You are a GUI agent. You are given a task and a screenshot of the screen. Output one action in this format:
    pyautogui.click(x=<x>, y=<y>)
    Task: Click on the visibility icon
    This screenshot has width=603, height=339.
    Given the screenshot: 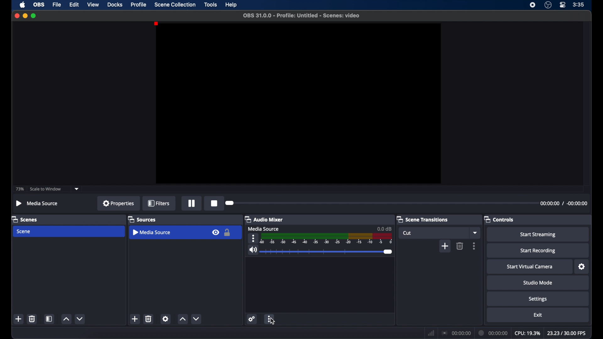 What is the action you would take?
    pyautogui.click(x=215, y=232)
    